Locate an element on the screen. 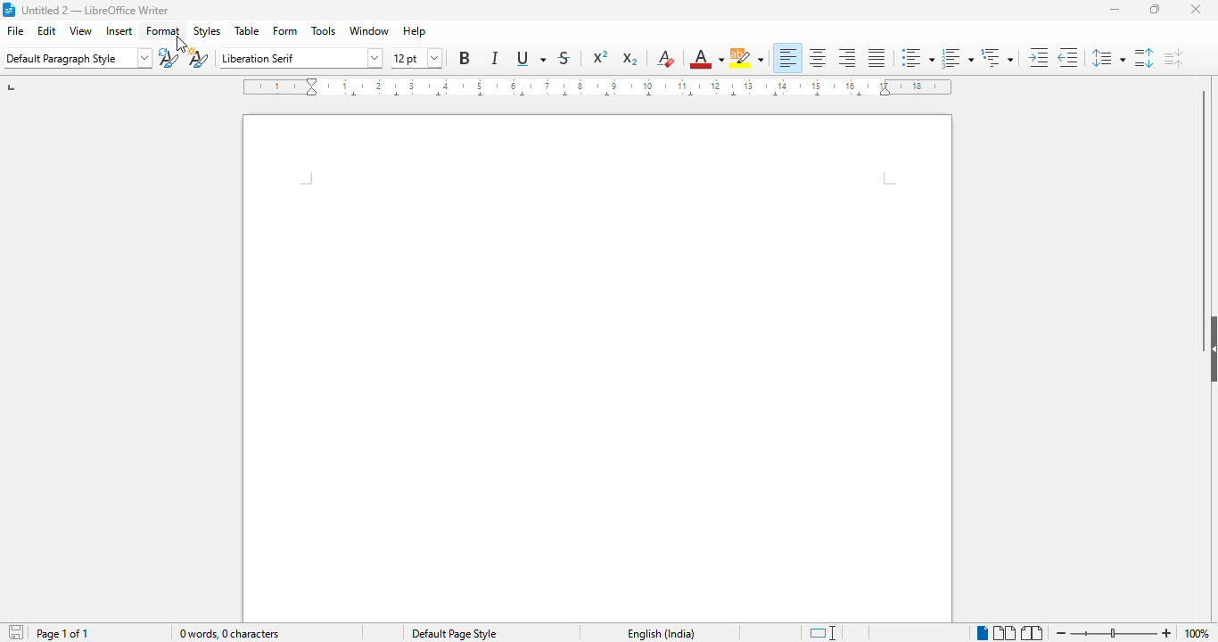  insert is located at coordinates (119, 30).